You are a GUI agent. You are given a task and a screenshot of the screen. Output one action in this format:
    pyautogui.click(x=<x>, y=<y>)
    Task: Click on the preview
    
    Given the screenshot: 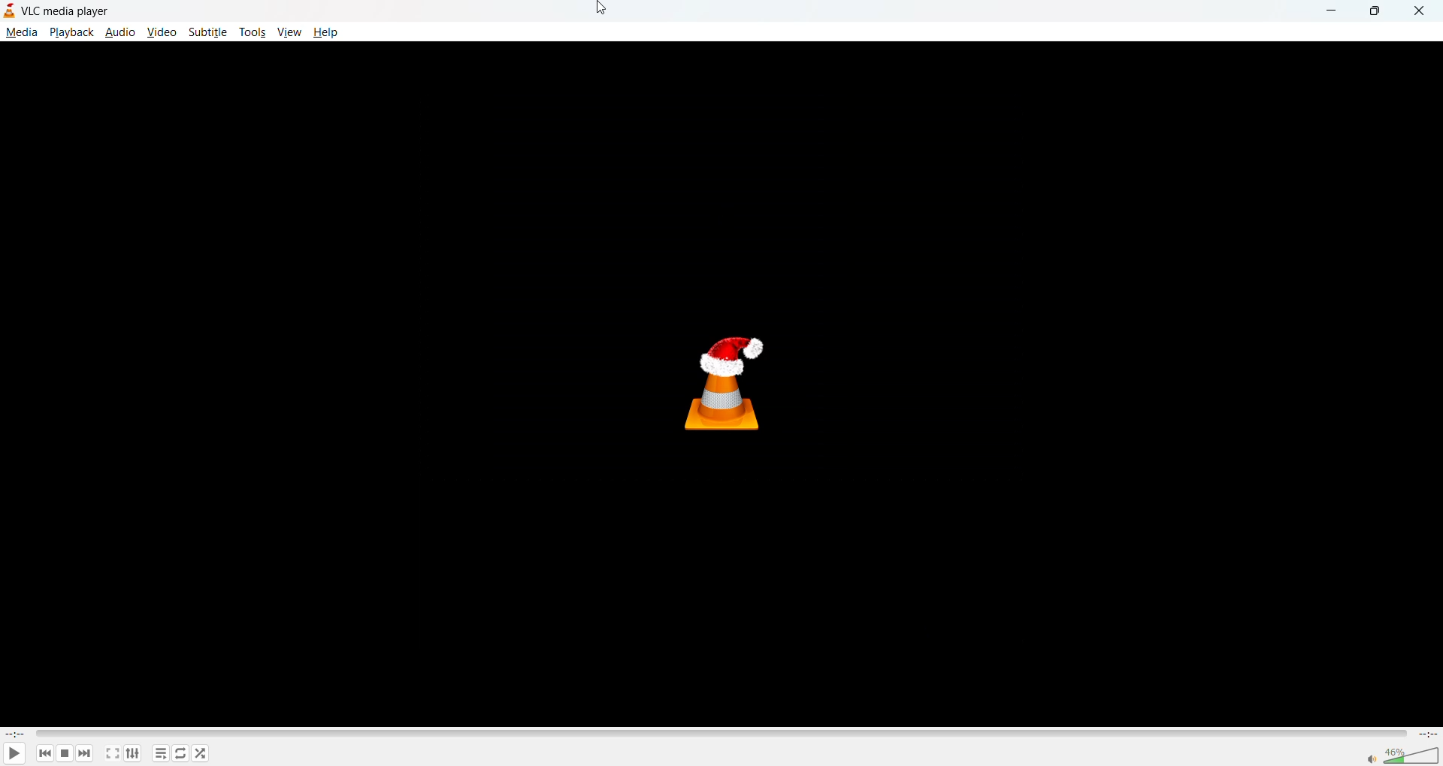 What is the action you would take?
    pyautogui.click(x=725, y=387)
    